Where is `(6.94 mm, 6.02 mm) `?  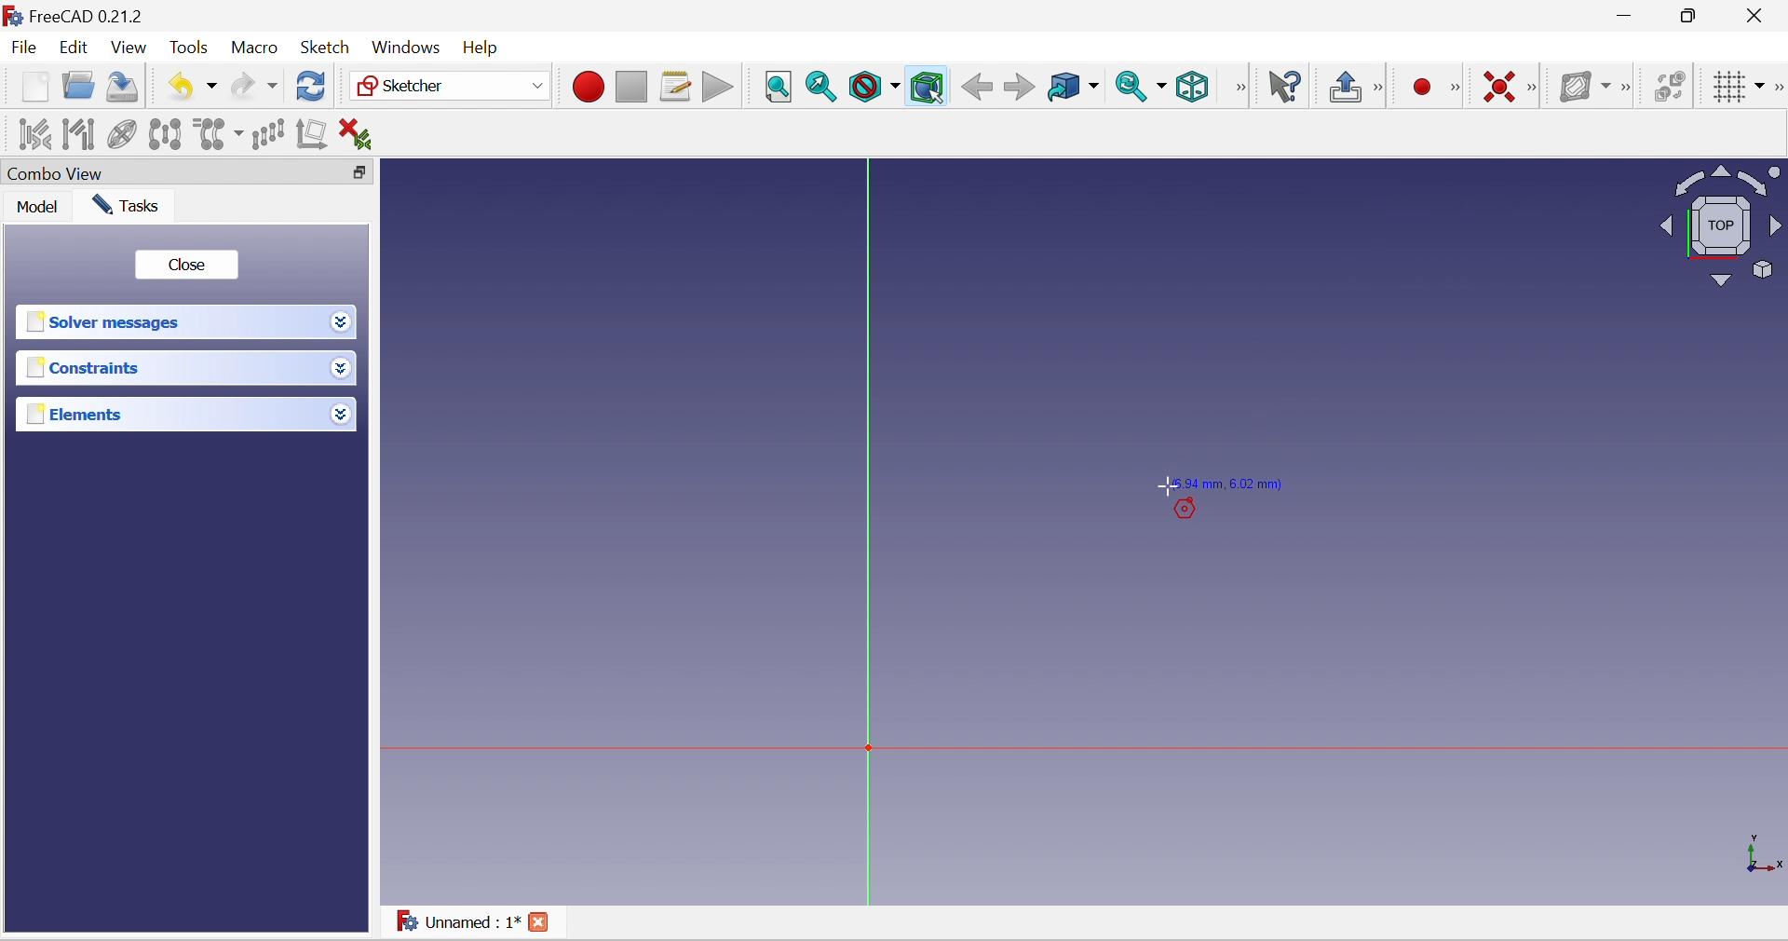 (6.94 mm, 6.02 mm)  is located at coordinates (1230, 484).